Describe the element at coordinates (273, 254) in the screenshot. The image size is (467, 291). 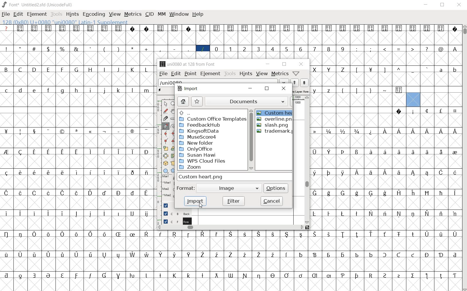
I see `glyph` at that location.